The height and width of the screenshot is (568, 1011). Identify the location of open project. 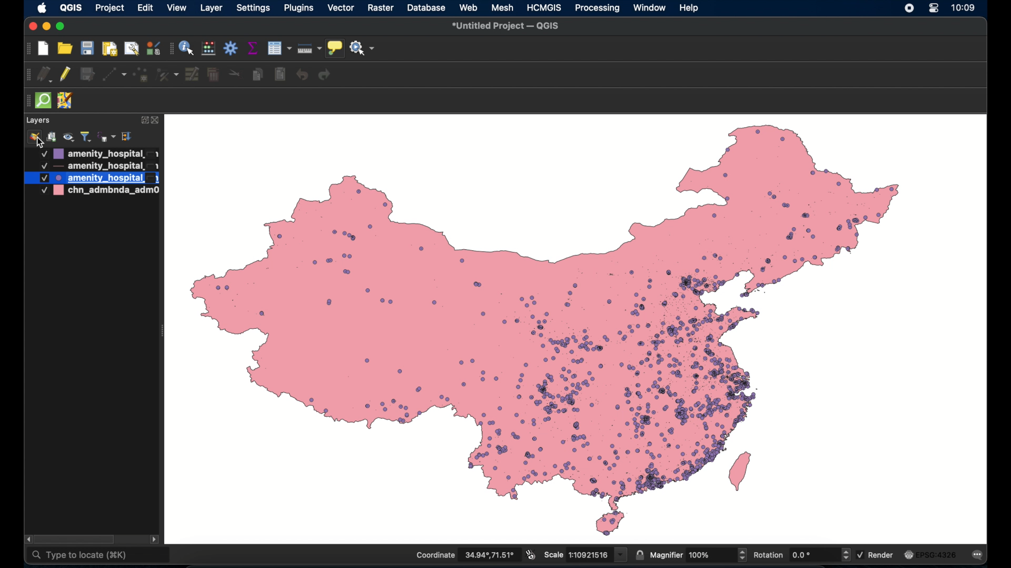
(64, 48).